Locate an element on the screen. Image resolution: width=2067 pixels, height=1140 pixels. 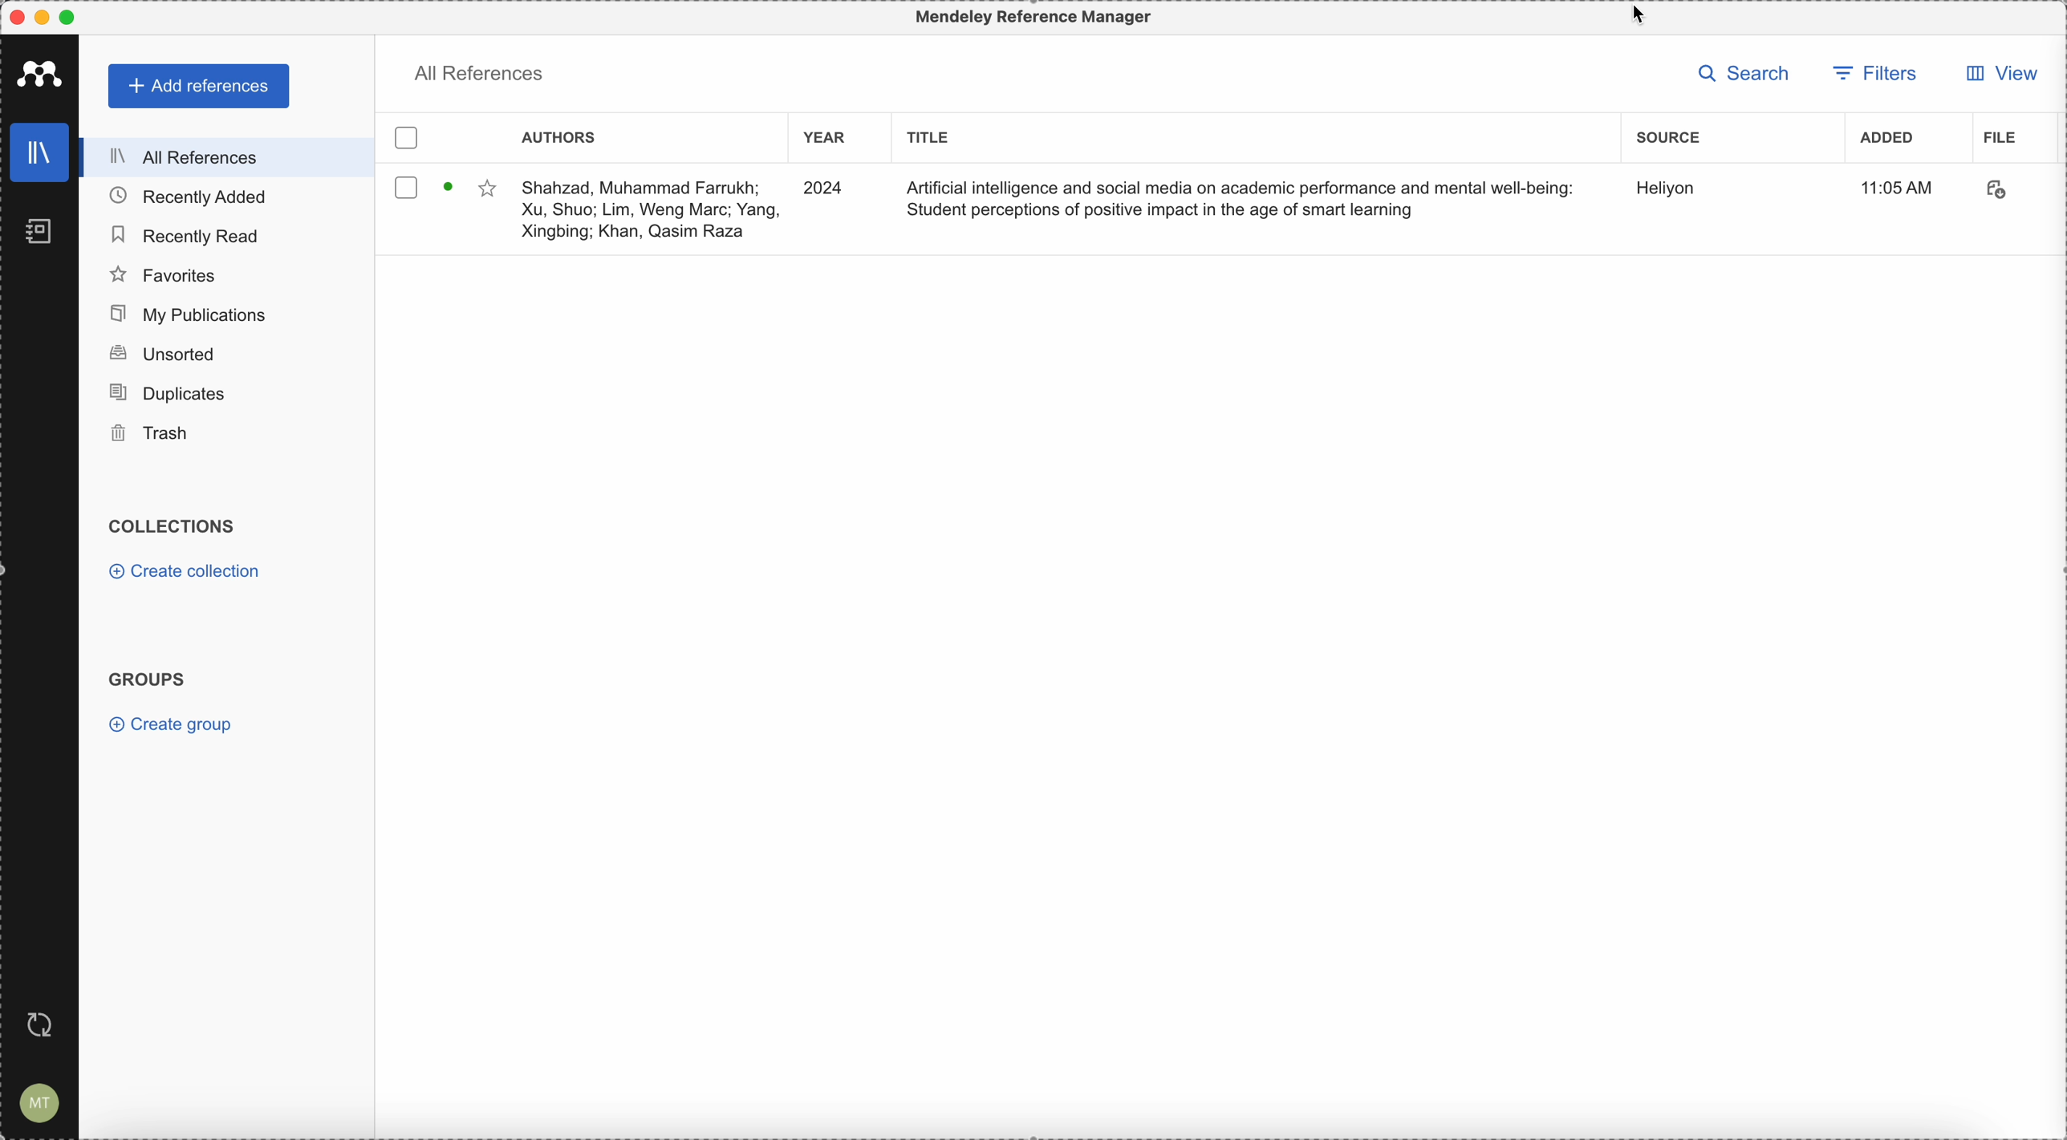
maximize is located at coordinates (69, 17).